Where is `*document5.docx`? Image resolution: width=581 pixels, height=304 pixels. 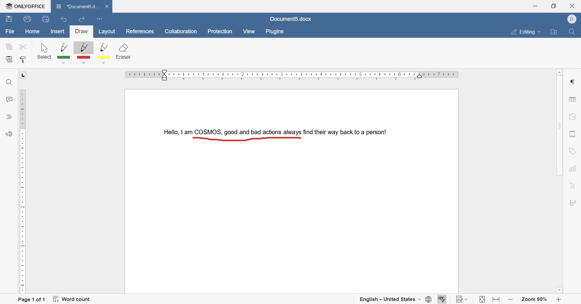
*document5.docx is located at coordinates (77, 5).